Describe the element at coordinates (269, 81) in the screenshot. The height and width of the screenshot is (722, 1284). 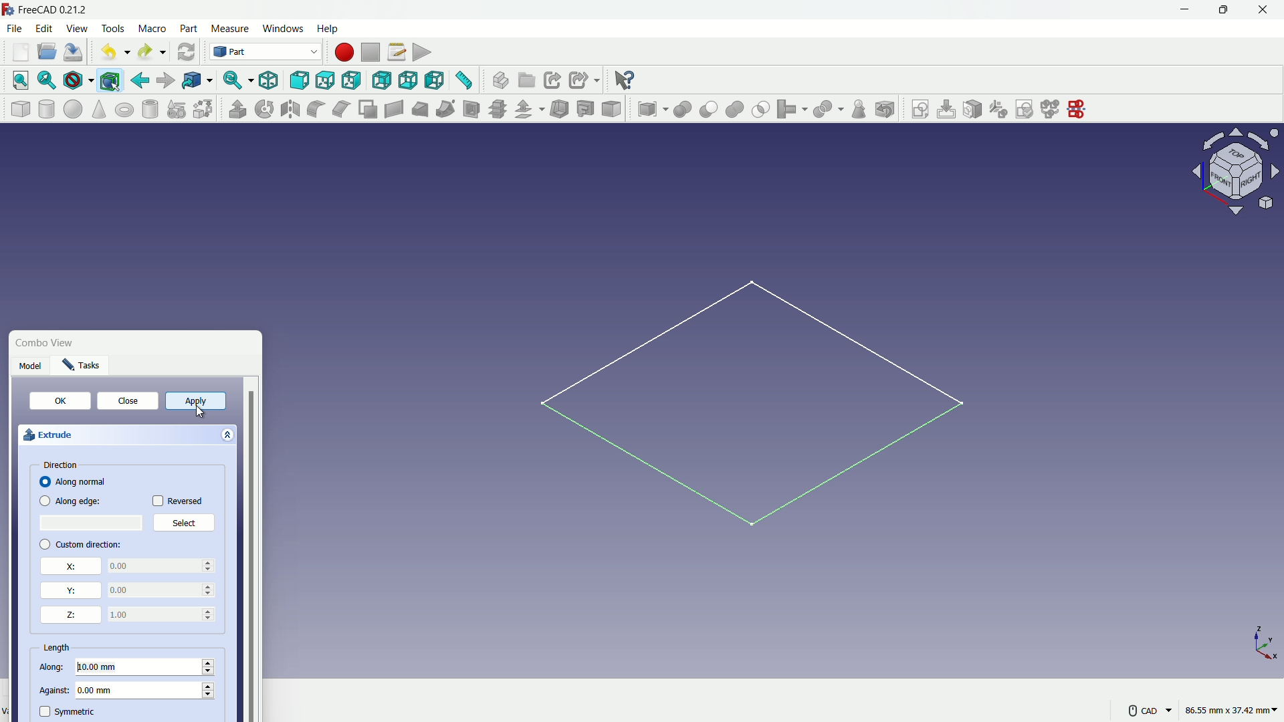
I see `isometric view` at that location.